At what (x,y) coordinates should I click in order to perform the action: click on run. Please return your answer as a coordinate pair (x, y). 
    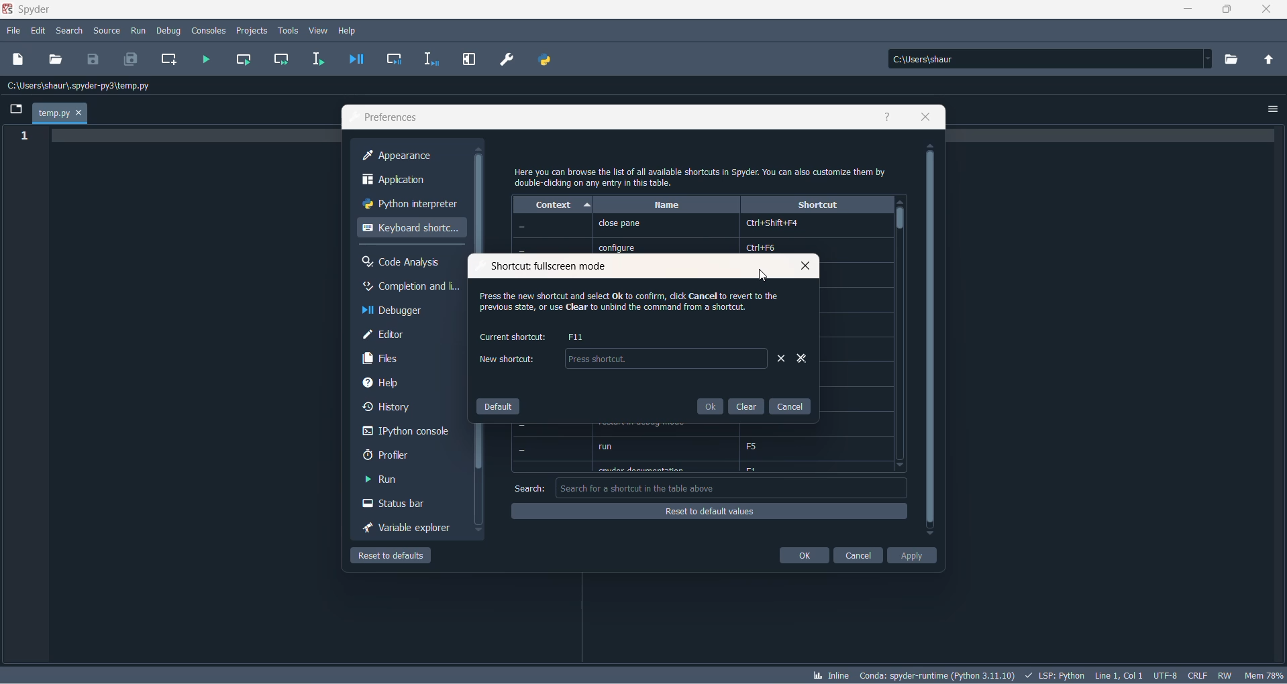
    Looking at the image, I should click on (395, 480).